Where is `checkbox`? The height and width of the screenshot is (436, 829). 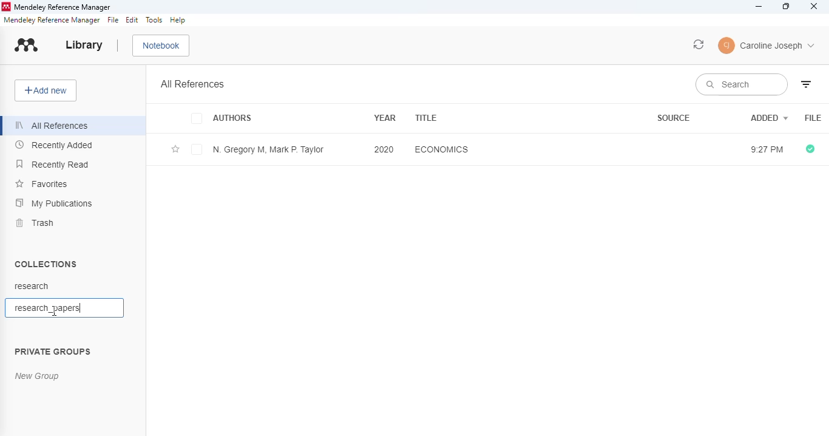
checkbox is located at coordinates (198, 119).